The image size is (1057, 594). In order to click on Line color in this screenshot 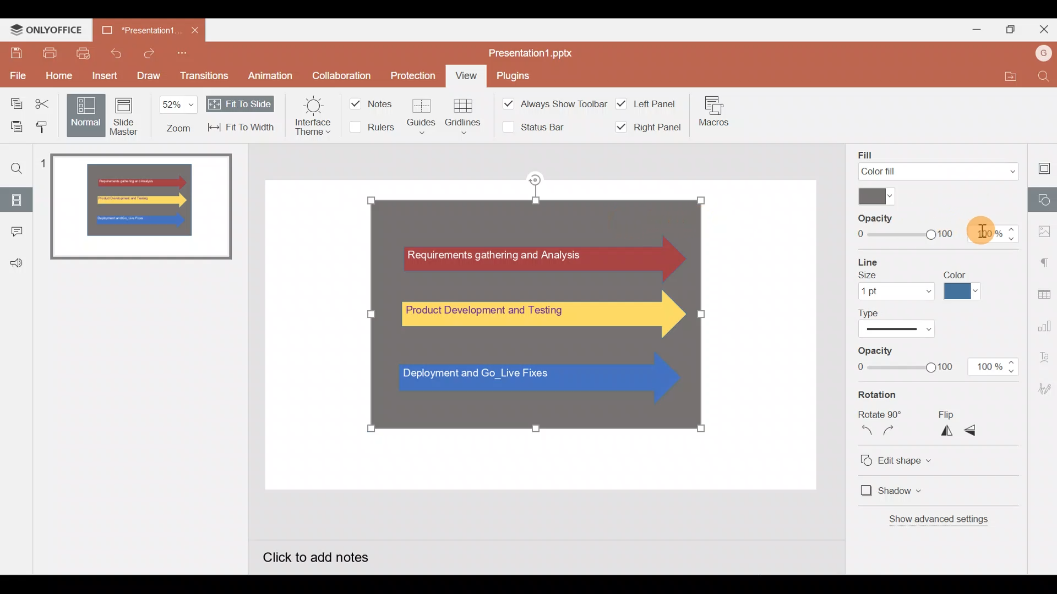, I will do `click(964, 287)`.